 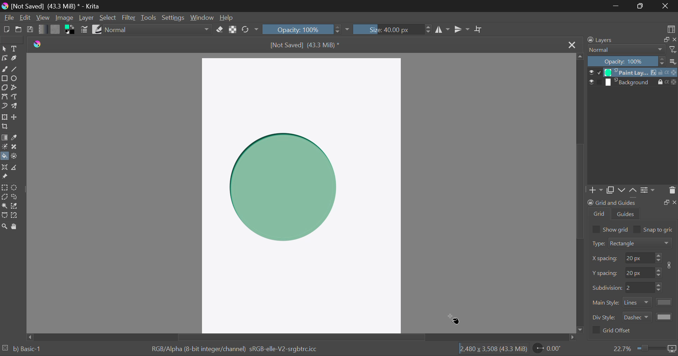 What do you see at coordinates (574, 337) in the screenshot?
I see `move right` at bounding box center [574, 337].